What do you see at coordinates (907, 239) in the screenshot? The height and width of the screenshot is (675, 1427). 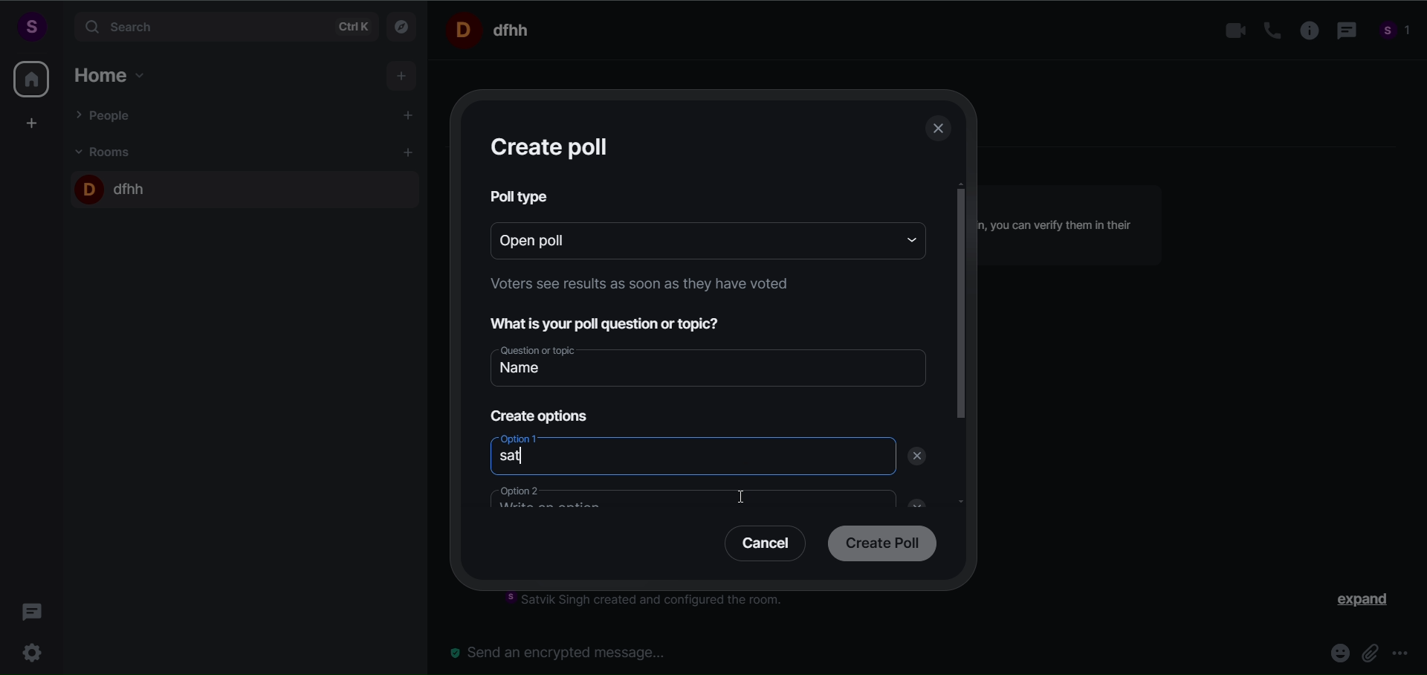 I see `poll type dropdown` at bounding box center [907, 239].